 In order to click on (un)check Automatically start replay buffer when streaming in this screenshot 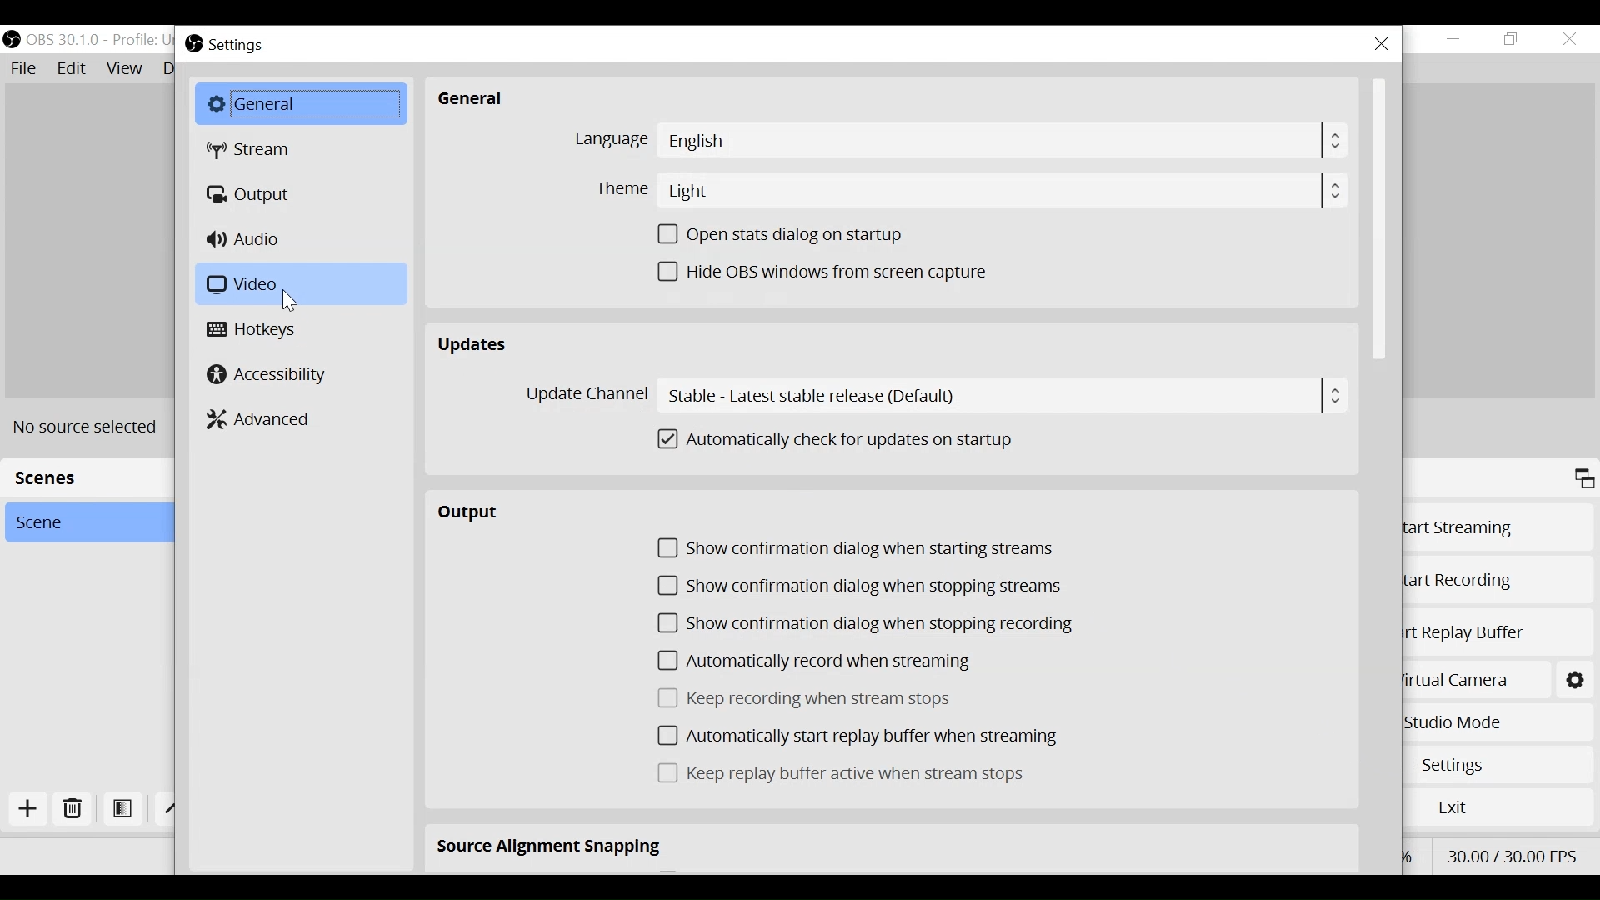, I will do `click(862, 736)`.